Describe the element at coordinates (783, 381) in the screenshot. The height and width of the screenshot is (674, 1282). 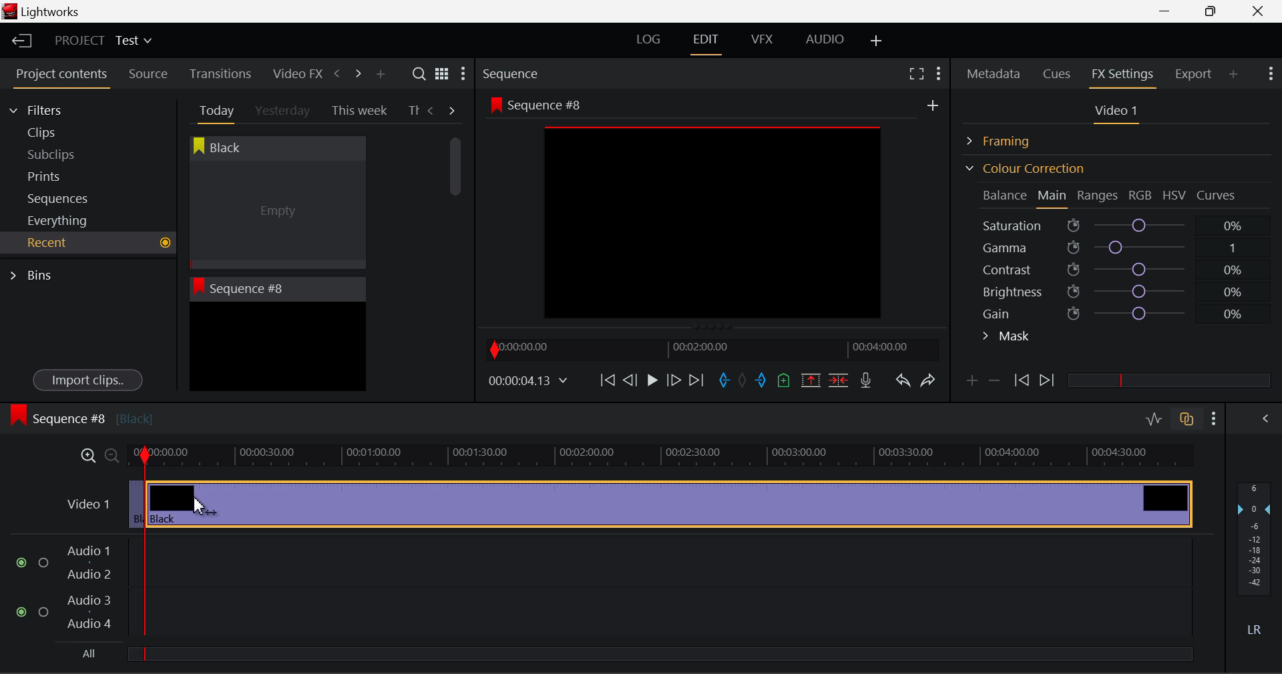
I see `Mark Cue` at that location.